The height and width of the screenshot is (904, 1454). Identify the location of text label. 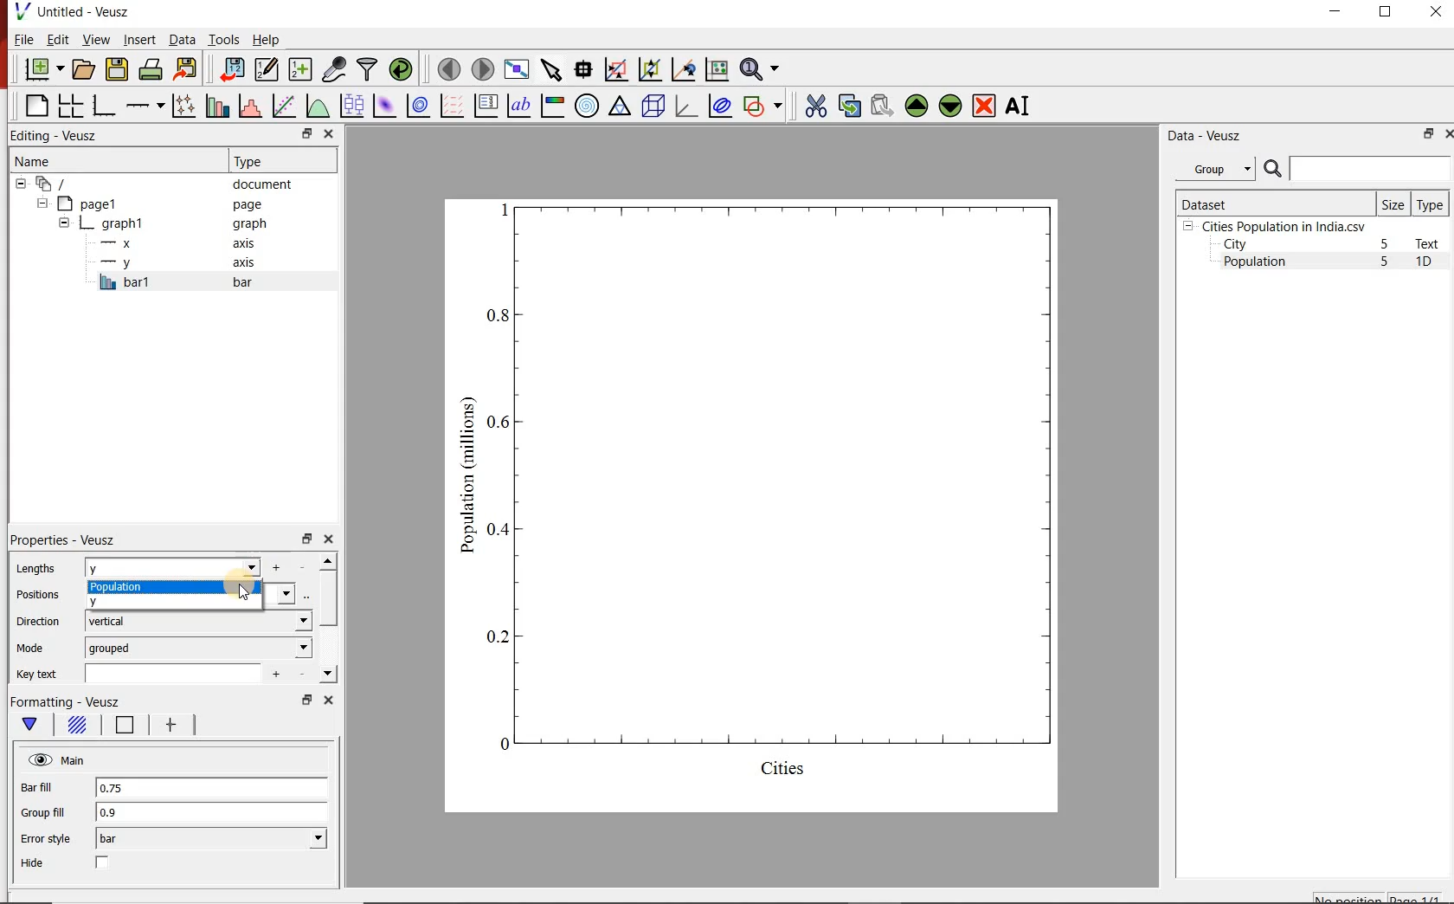
(518, 105).